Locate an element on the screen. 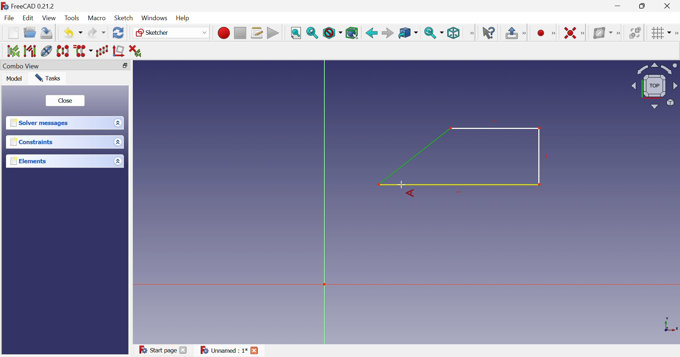 The height and width of the screenshot is (357, 680). Edit is located at coordinates (29, 18).